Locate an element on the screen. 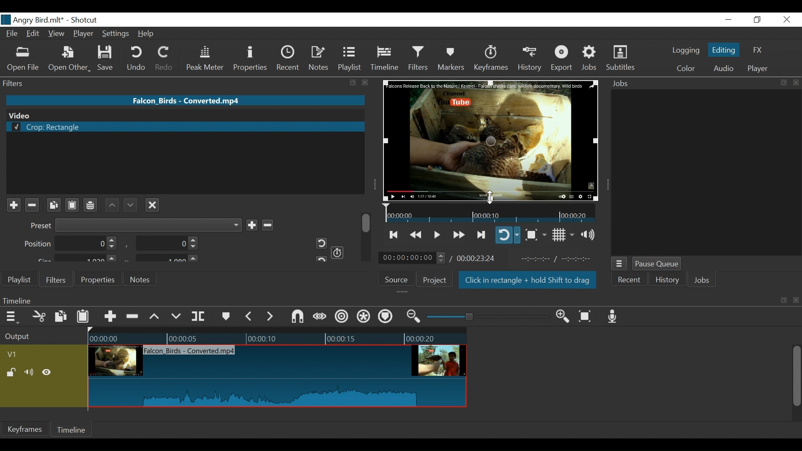  Jobs Menu is located at coordinates (618, 264).